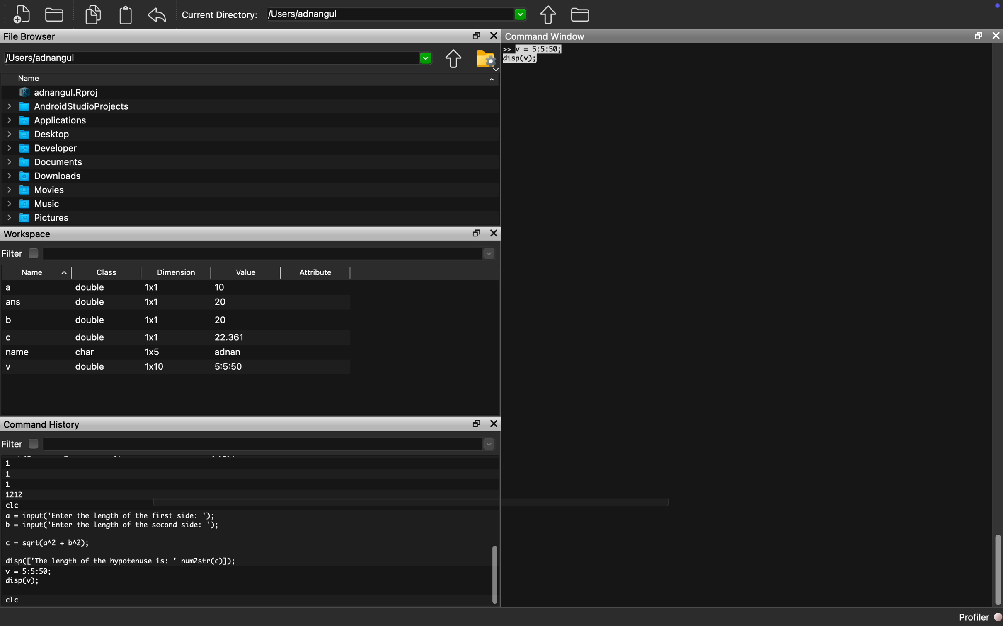 The height and width of the screenshot is (626, 1003). Describe the element at coordinates (22, 443) in the screenshot. I see `Filter` at that location.